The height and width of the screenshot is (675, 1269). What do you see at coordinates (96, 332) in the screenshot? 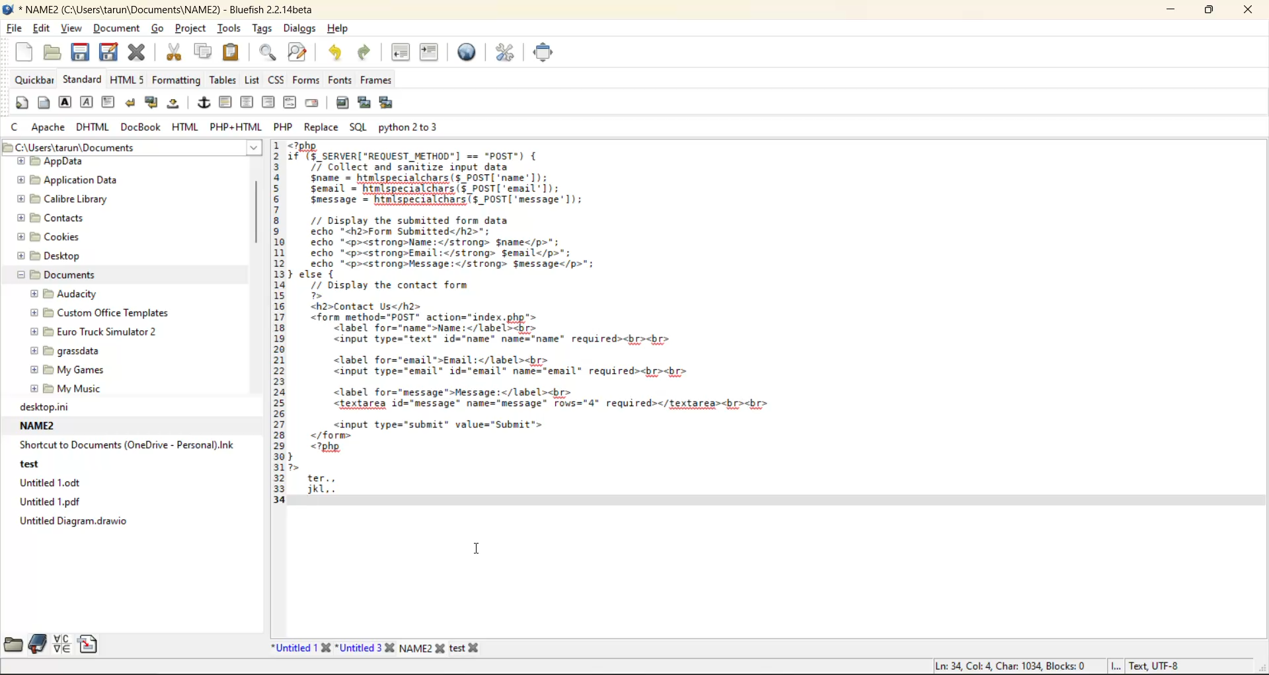
I see `Euro Truck Simulator 2` at bounding box center [96, 332].